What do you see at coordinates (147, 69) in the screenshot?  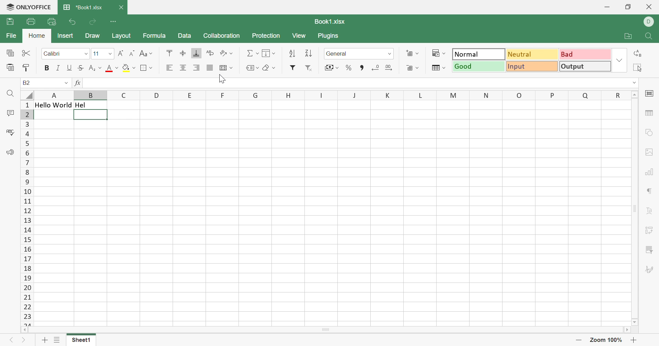 I see `Borders` at bounding box center [147, 69].